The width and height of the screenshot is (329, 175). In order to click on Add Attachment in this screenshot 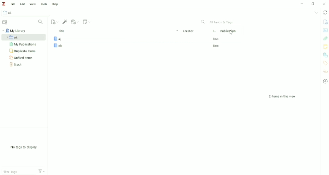, I will do `click(75, 22)`.